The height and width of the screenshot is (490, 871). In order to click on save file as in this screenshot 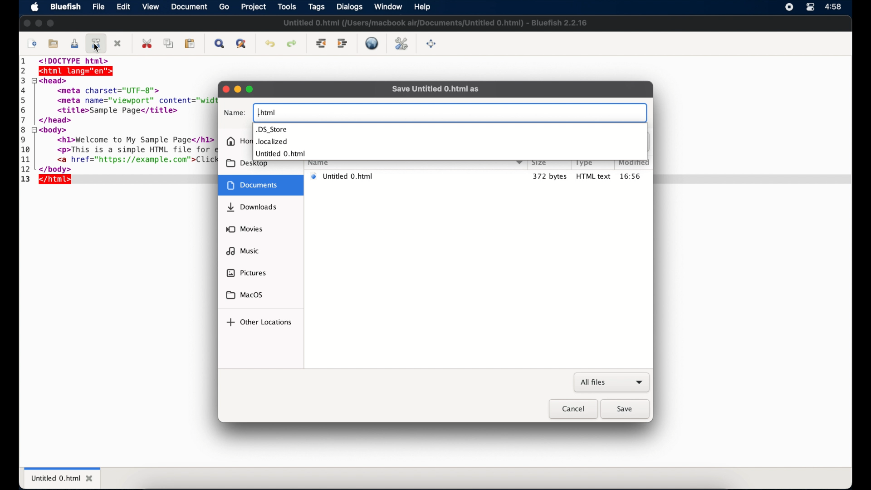, I will do `click(97, 43)`.